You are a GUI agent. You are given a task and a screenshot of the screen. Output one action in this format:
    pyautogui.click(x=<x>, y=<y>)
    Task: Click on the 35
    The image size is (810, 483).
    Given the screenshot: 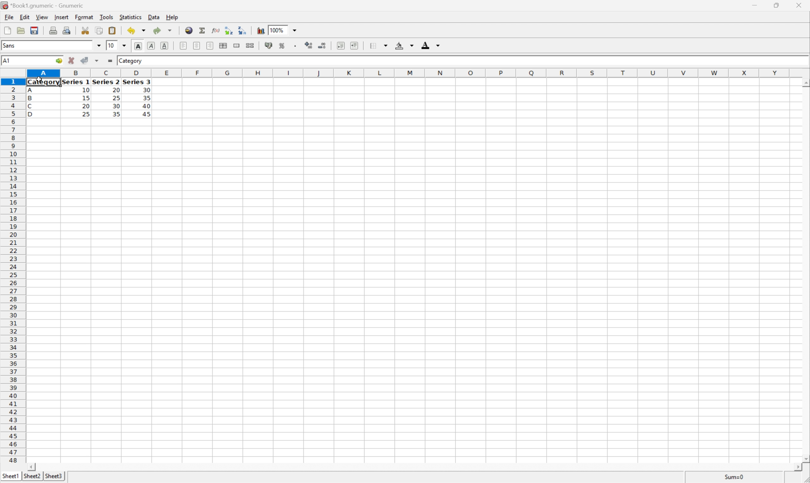 What is the action you would take?
    pyautogui.click(x=147, y=98)
    